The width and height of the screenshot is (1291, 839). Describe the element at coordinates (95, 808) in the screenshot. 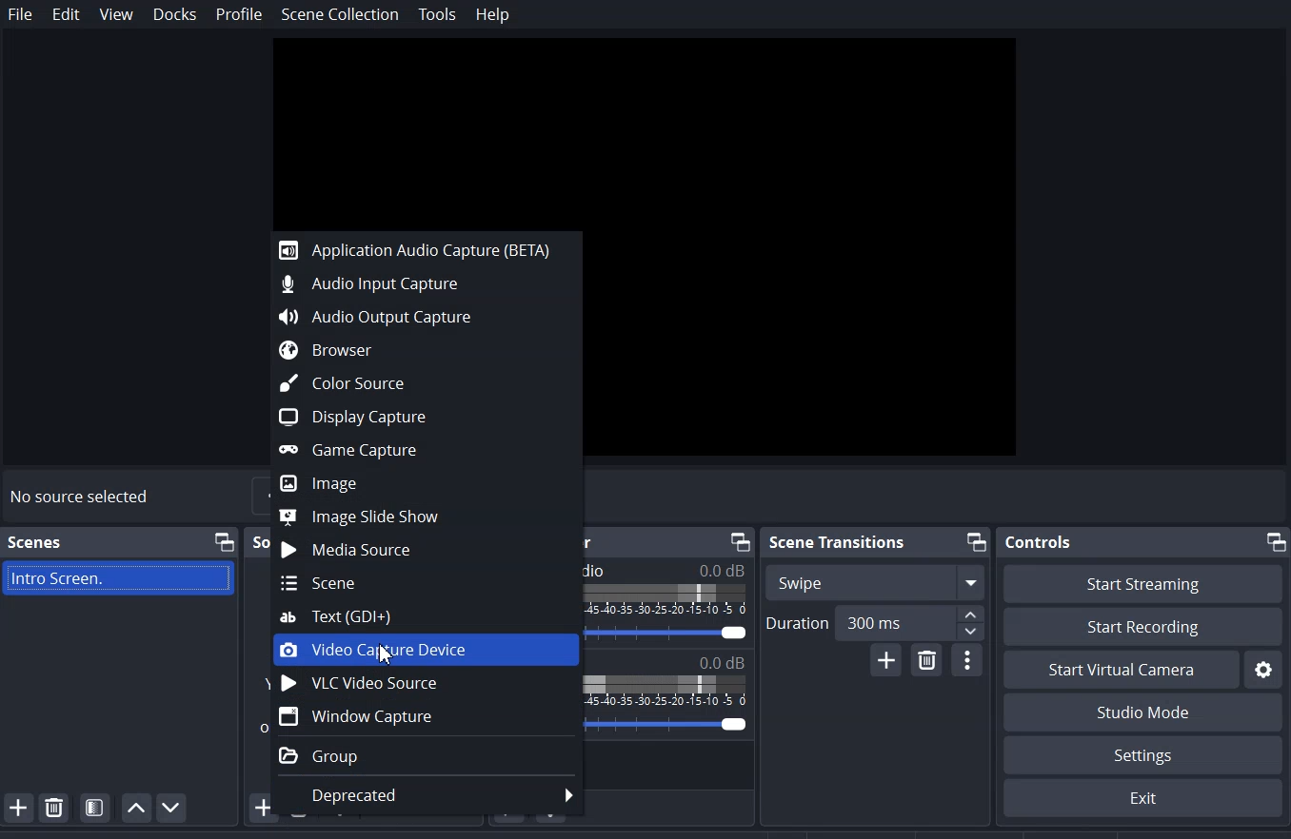

I see `Open scene filter` at that location.